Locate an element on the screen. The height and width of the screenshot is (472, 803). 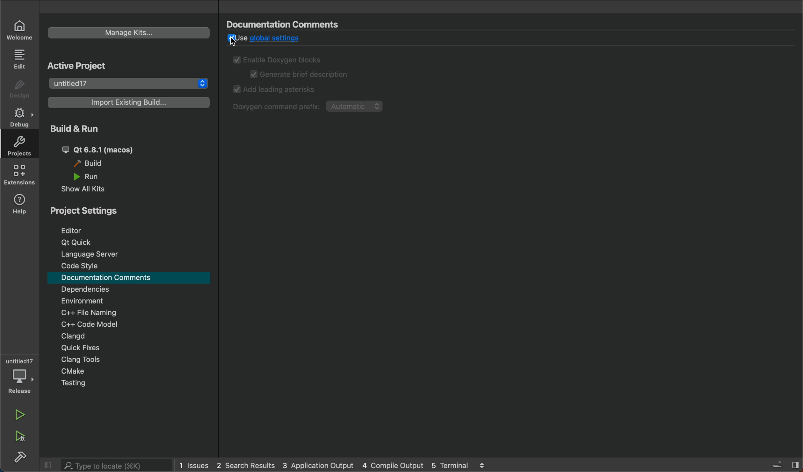
run is located at coordinates (20, 414).